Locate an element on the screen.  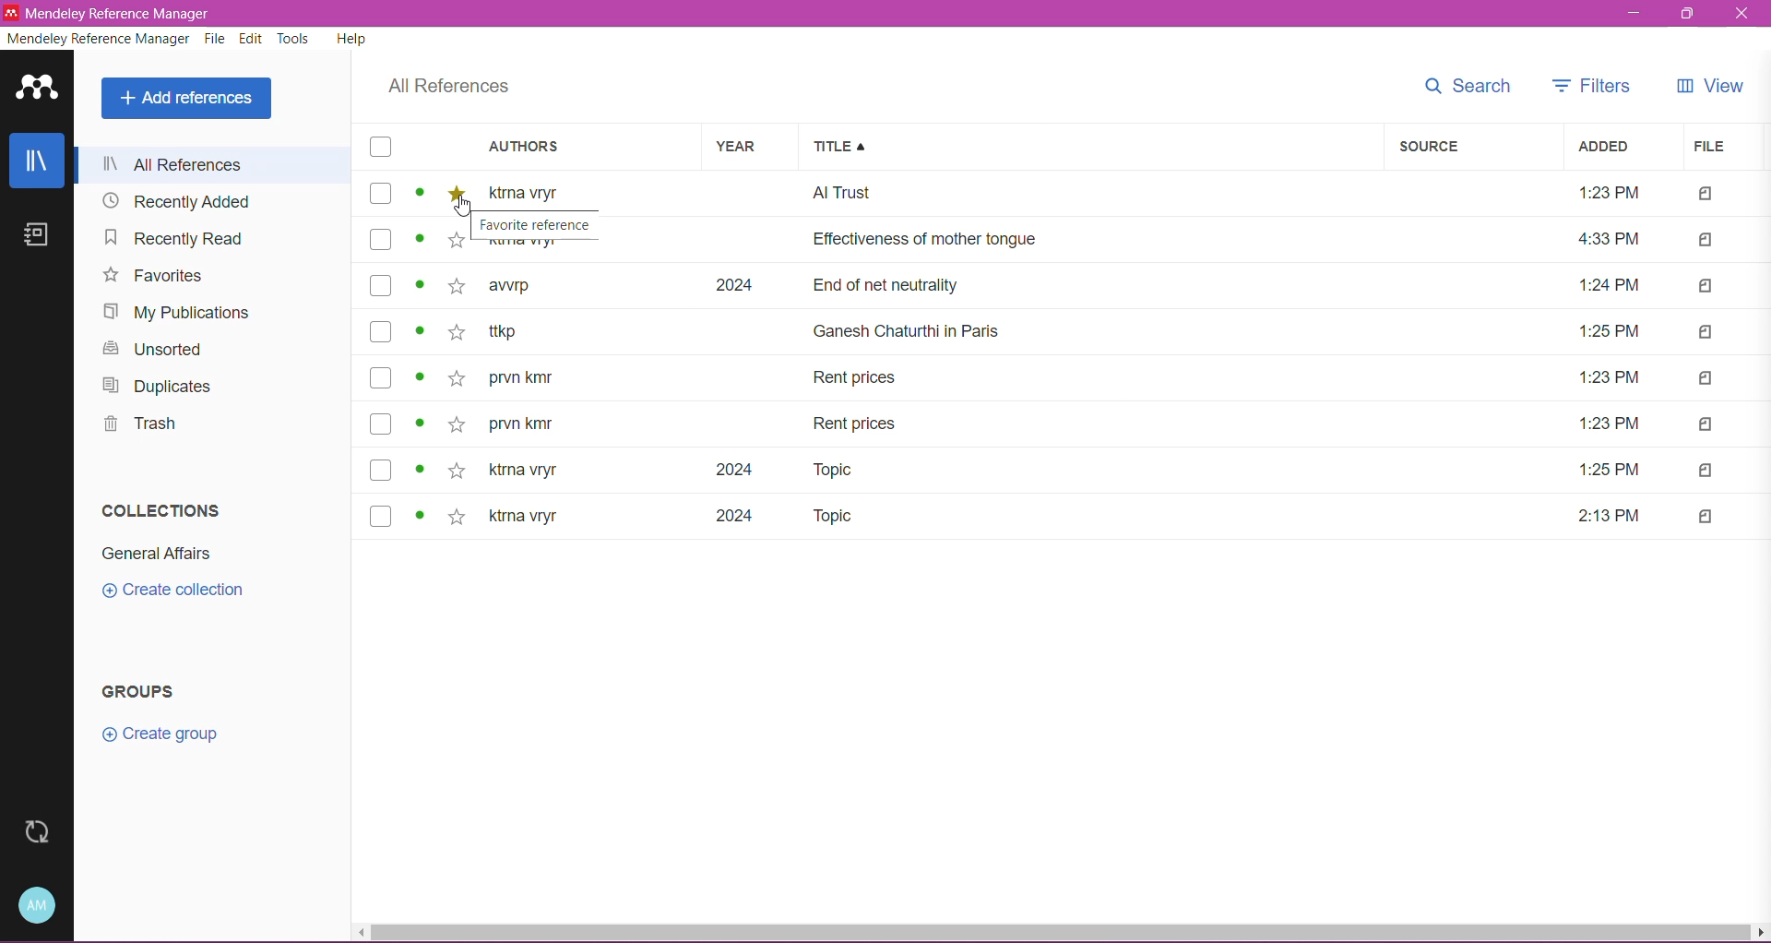
Mendeley Reference Manager is located at coordinates (119, 13).